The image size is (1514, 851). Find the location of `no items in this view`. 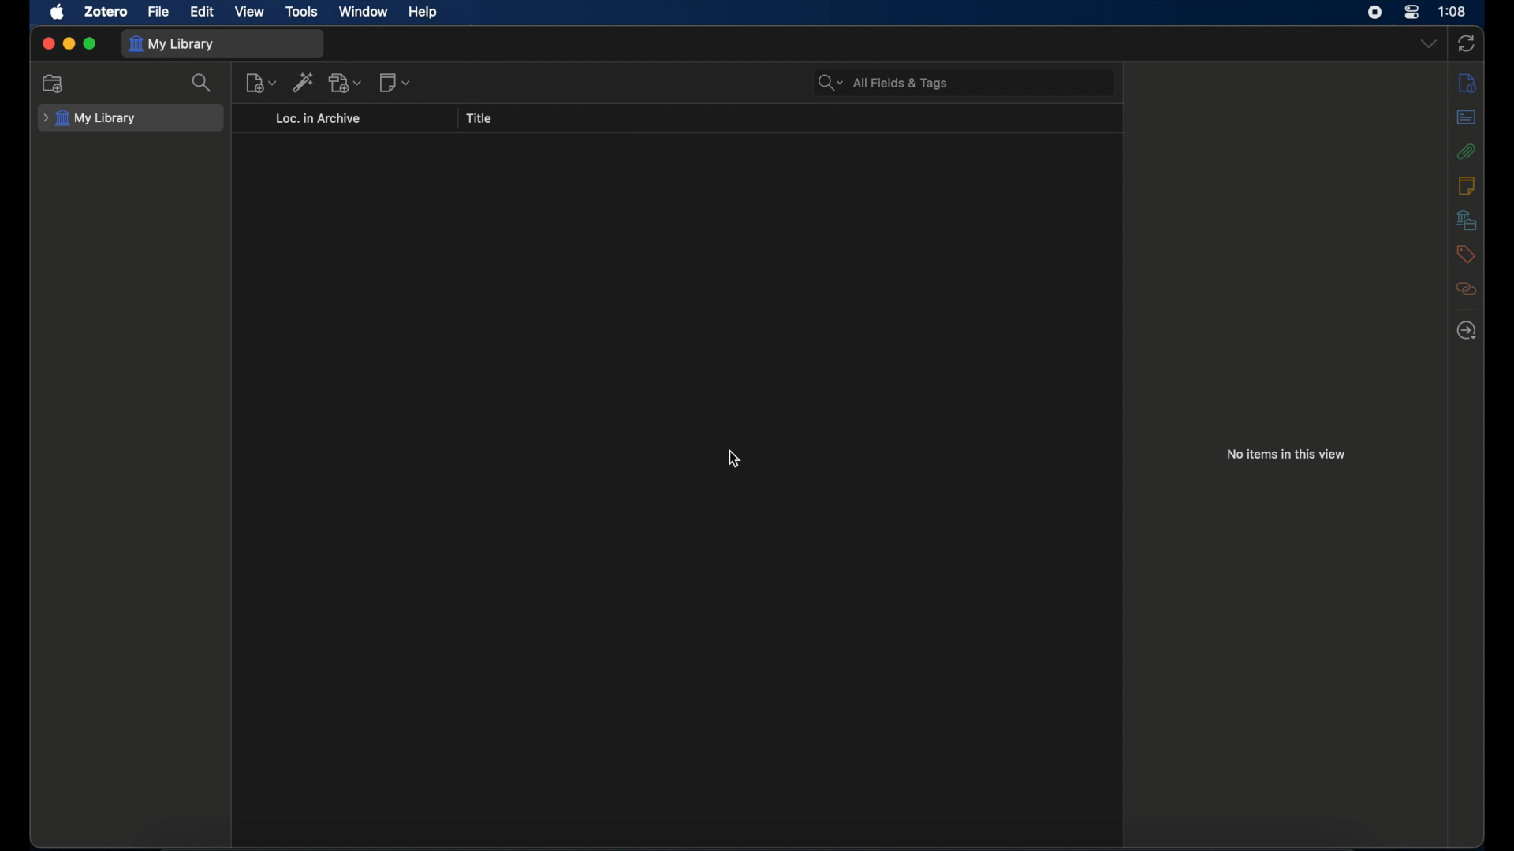

no items in this view is located at coordinates (1285, 455).